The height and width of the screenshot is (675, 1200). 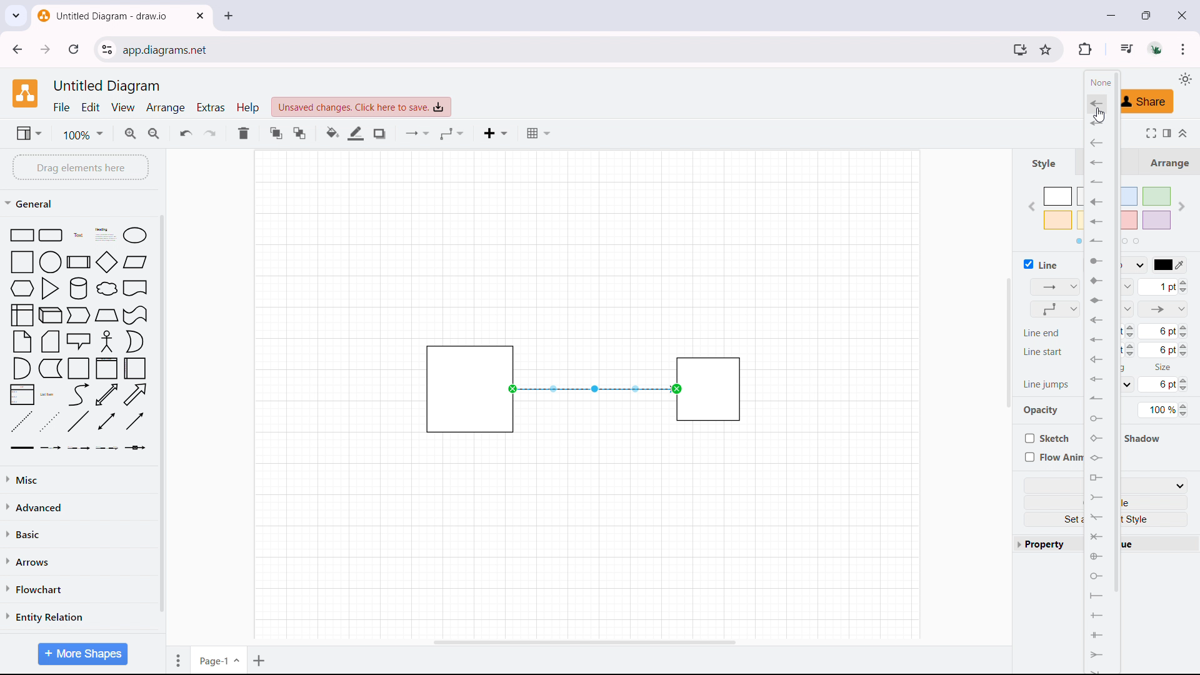 What do you see at coordinates (1149, 14) in the screenshot?
I see `maximize` at bounding box center [1149, 14].